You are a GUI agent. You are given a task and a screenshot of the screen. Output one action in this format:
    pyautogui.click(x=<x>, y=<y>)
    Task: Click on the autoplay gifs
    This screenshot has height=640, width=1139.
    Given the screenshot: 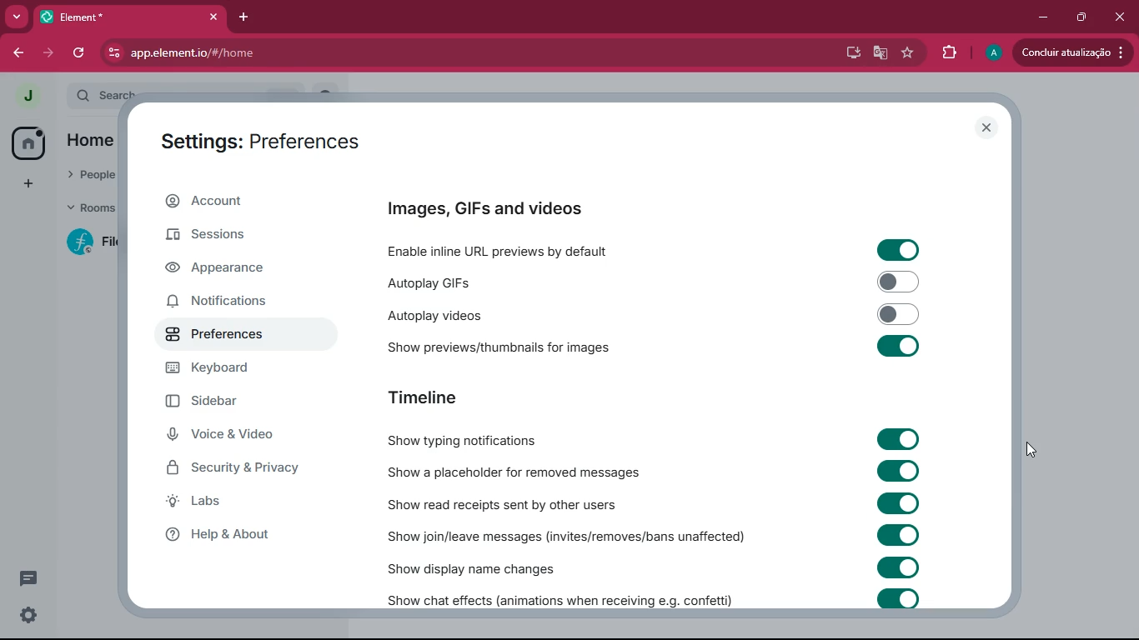 What is the action you would take?
    pyautogui.click(x=489, y=282)
    